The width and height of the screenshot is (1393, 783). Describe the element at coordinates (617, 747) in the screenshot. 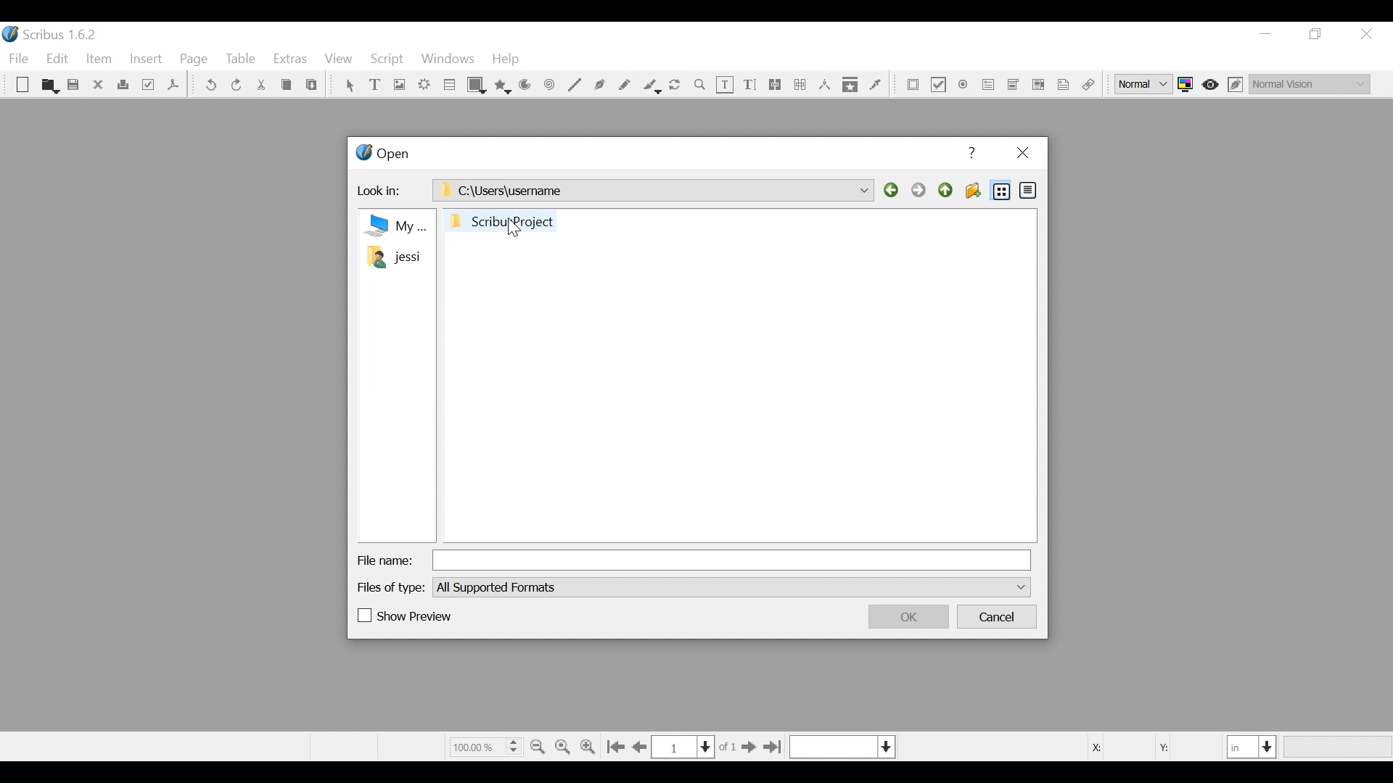

I see `Go to first Page` at that location.